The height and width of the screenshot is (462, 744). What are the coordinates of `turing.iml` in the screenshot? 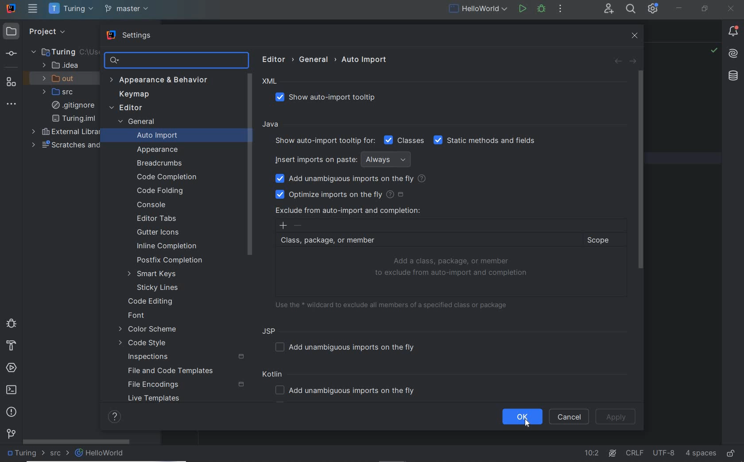 It's located at (74, 119).